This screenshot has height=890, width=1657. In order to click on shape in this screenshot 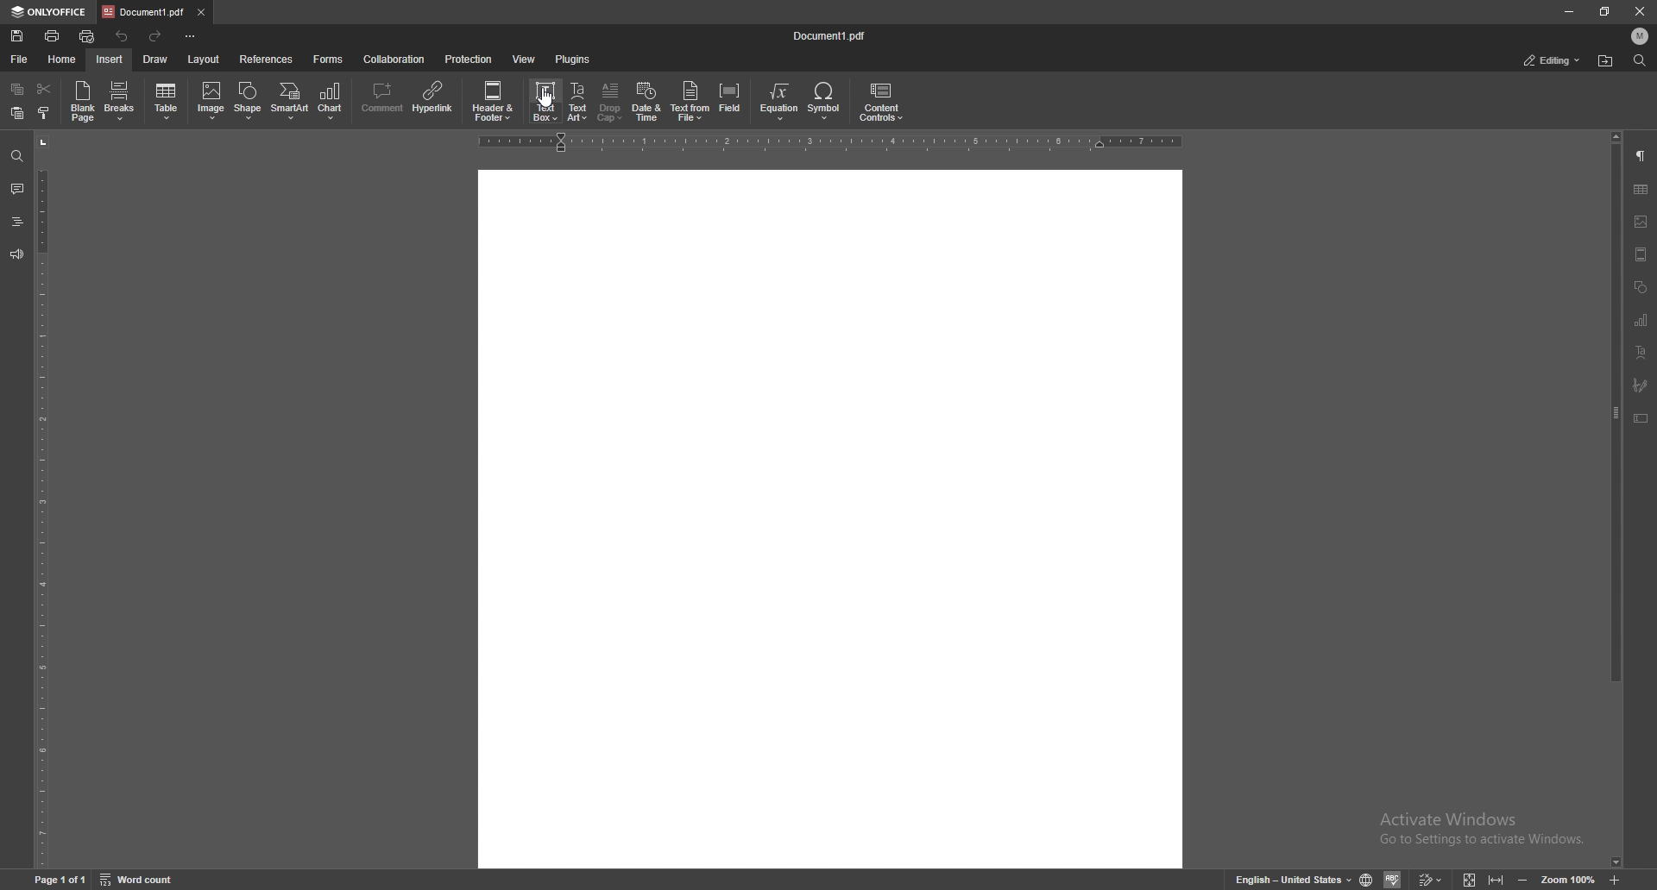, I will do `click(249, 101)`.